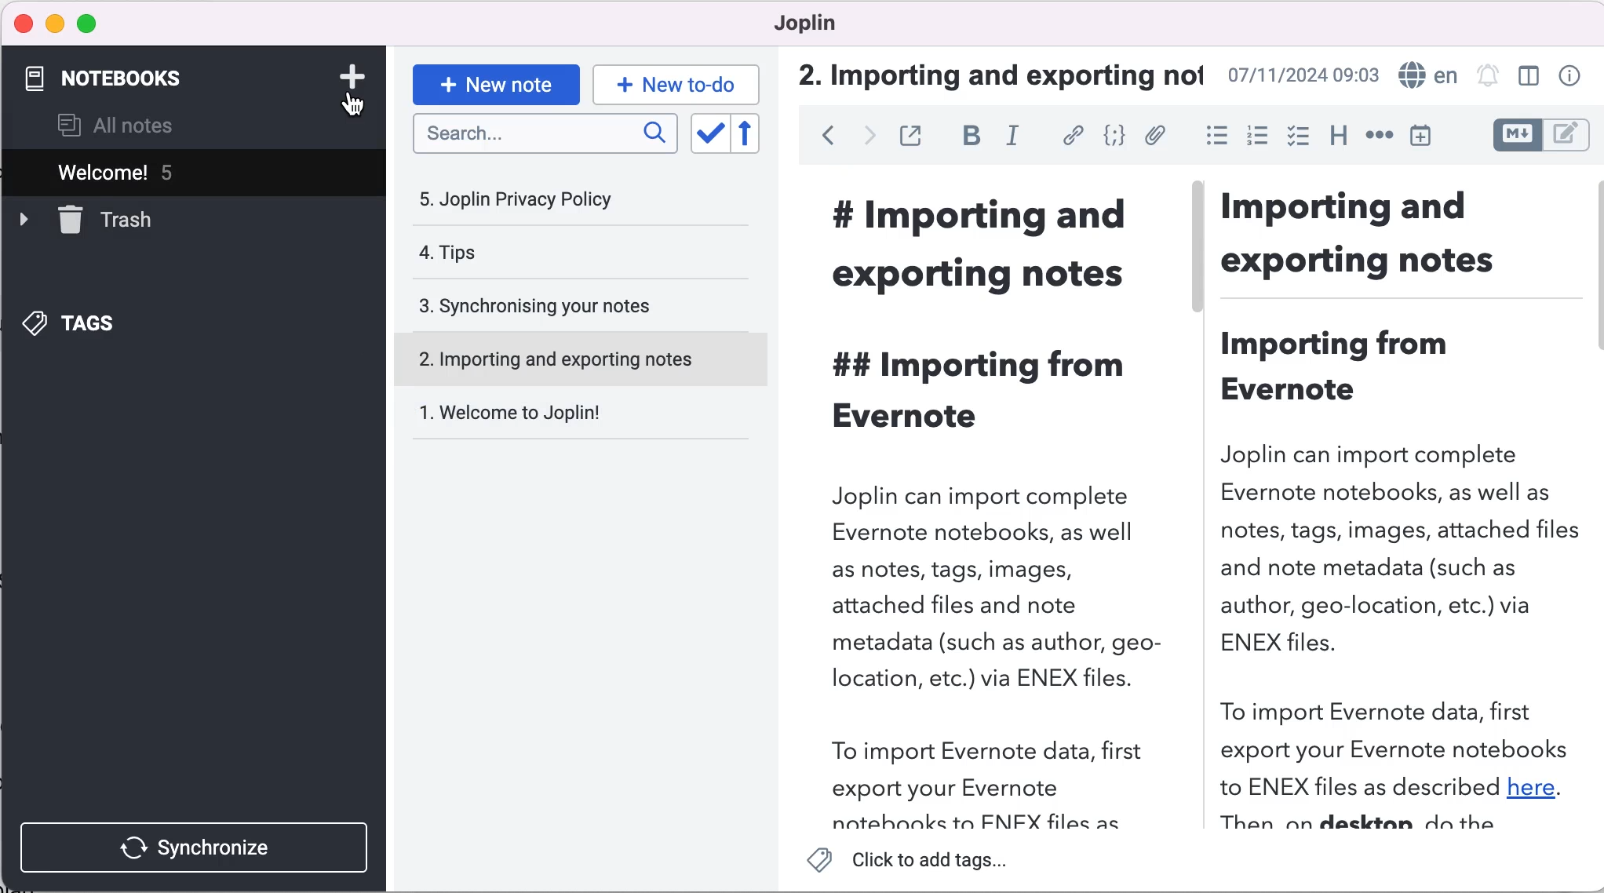  What do you see at coordinates (545, 134) in the screenshot?
I see `search` at bounding box center [545, 134].